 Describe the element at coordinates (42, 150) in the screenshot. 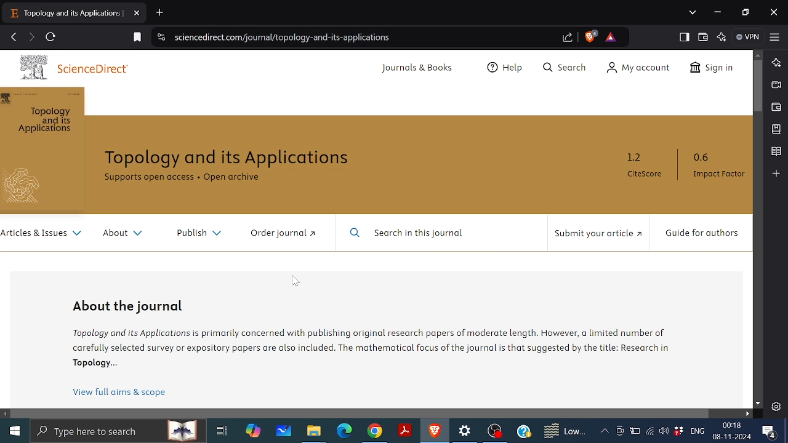

I see `topology and its applications` at that location.